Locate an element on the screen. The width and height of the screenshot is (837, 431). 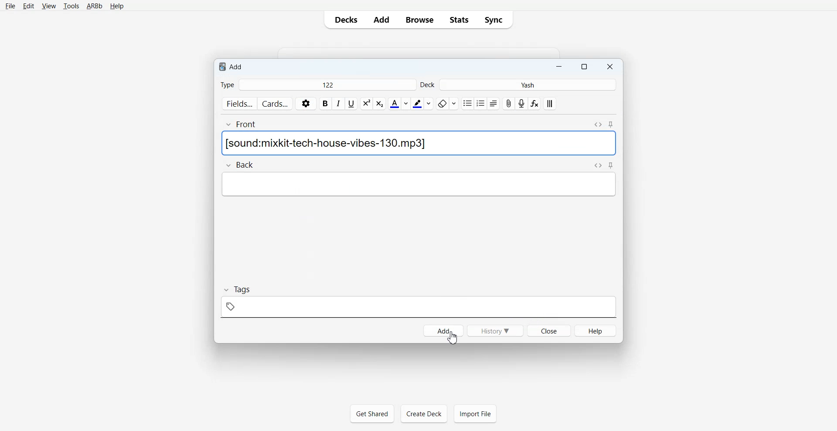
Import File is located at coordinates (475, 413).